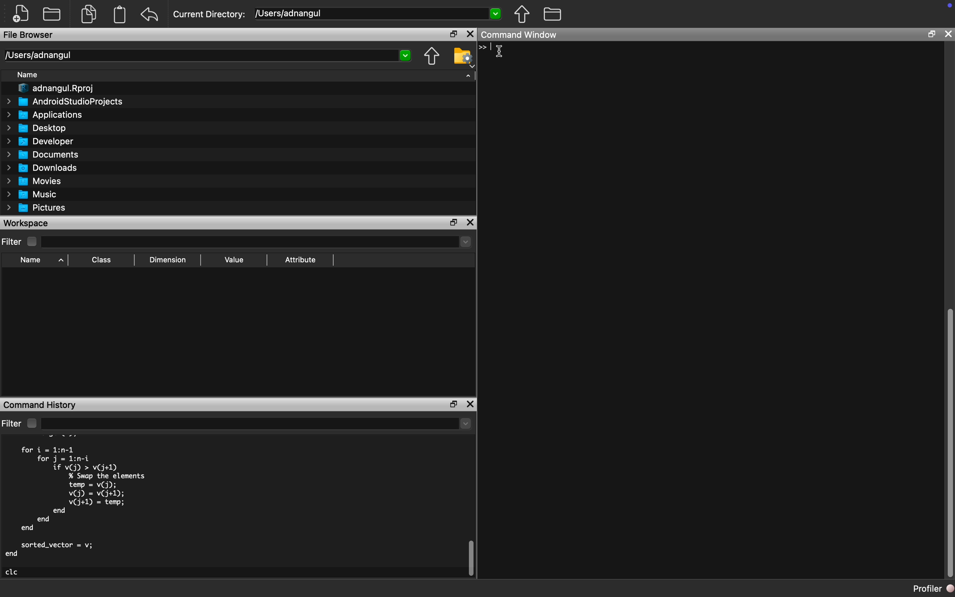  Describe the element at coordinates (167, 260) in the screenshot. I see `Dimension` at that location.